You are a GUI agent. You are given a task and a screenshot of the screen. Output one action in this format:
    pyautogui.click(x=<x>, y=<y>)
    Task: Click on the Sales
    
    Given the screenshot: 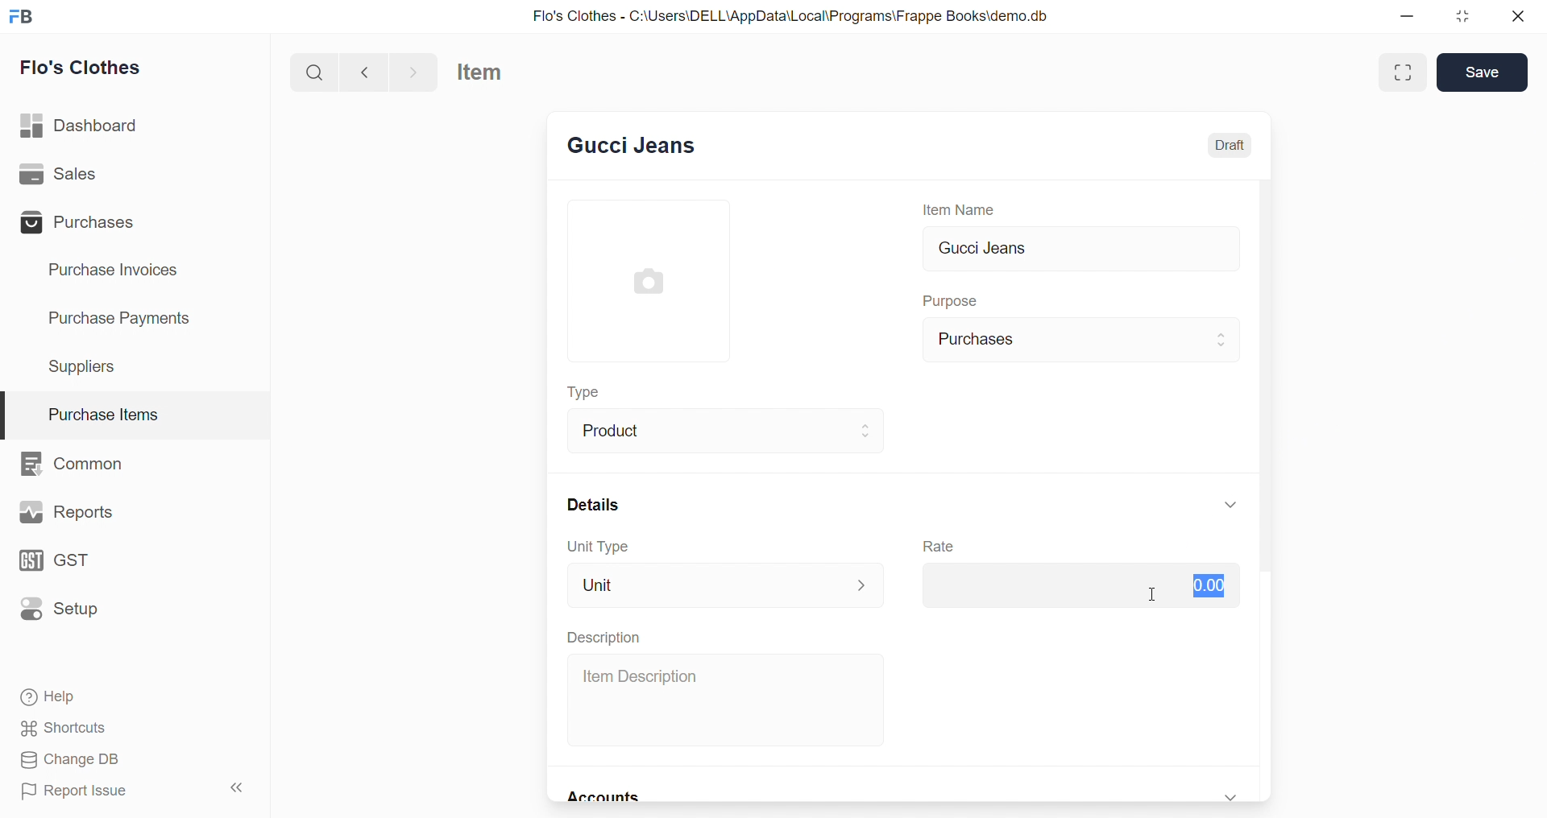 What is the action you would take?
    pyautogui.click(x=83, y=175)
    